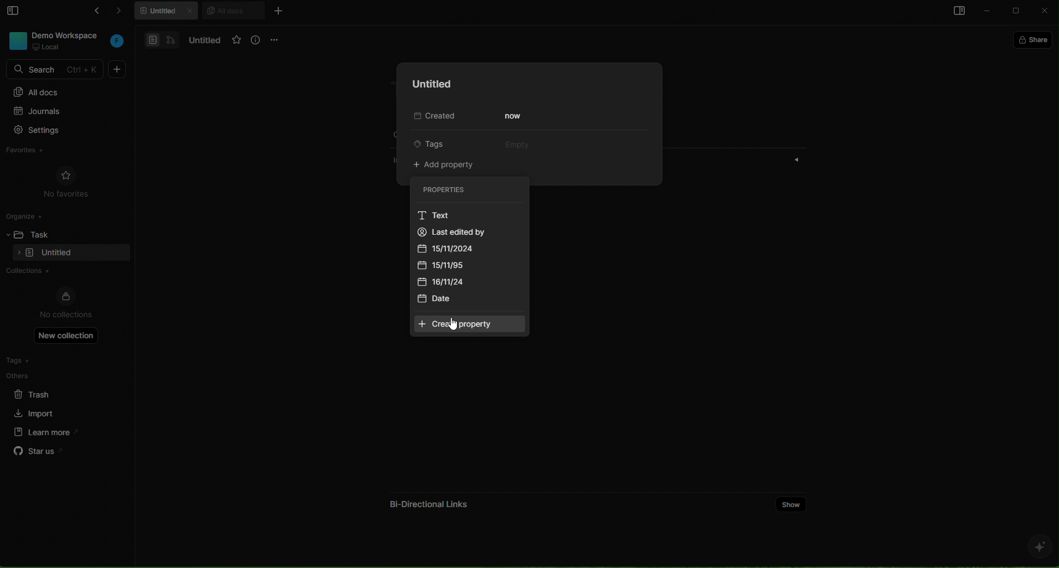  Describe the element at coordinates (446, 283) in the screenshot. I see `14/11/24` at that location.